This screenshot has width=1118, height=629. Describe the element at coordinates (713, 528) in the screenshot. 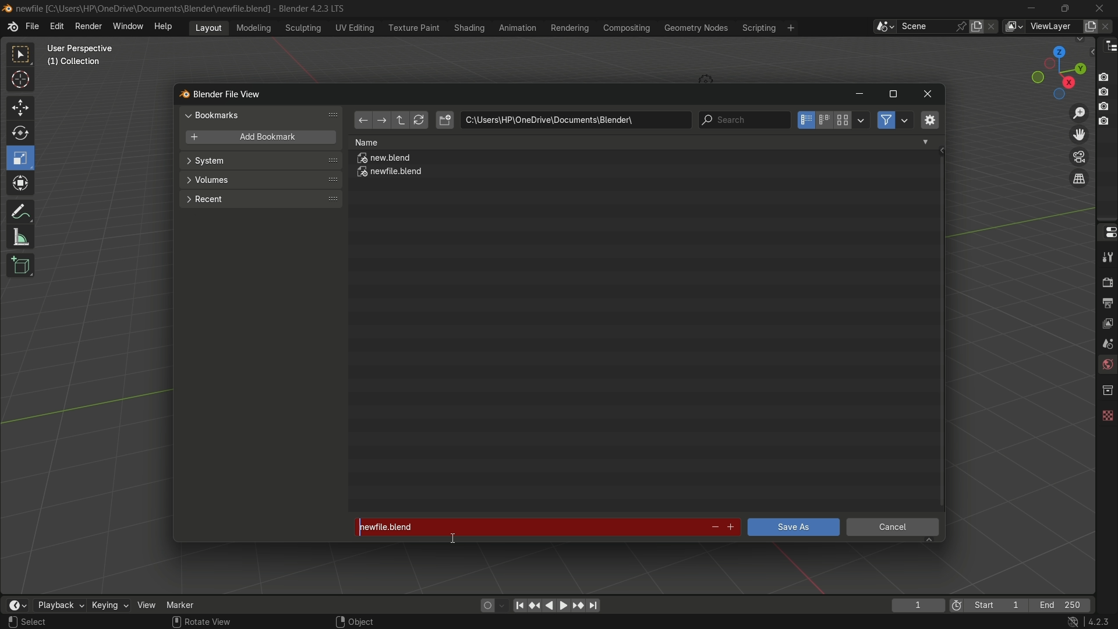

I see `decrement number in file name` at that location.